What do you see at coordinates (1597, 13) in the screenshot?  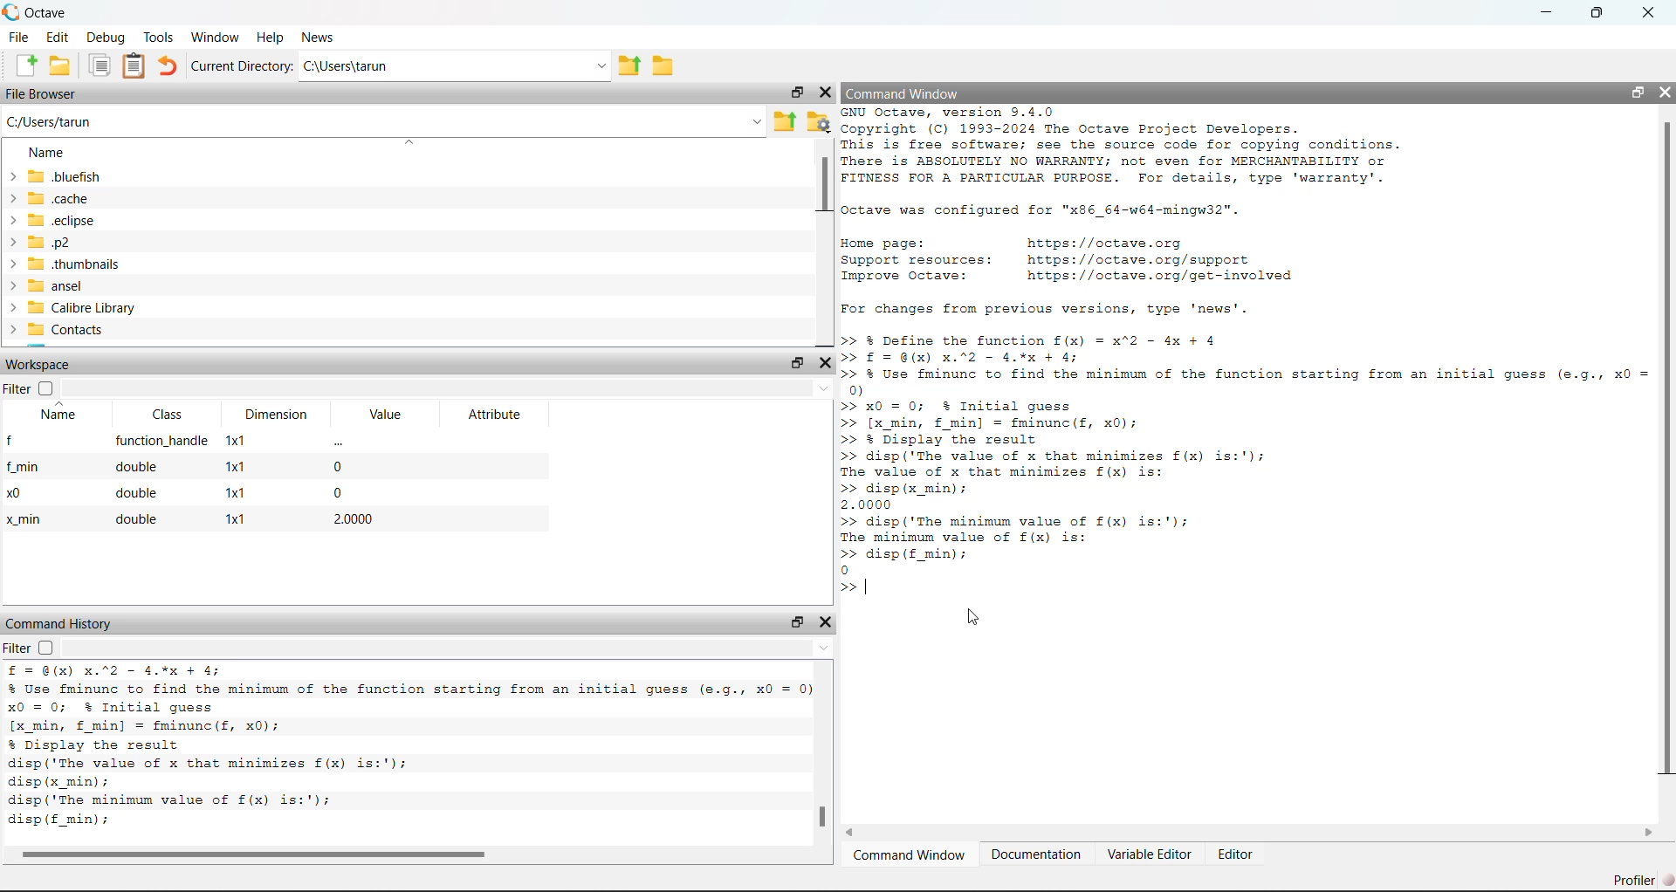 I see `Maximize/Restore` at bounding box center [1597, 13].